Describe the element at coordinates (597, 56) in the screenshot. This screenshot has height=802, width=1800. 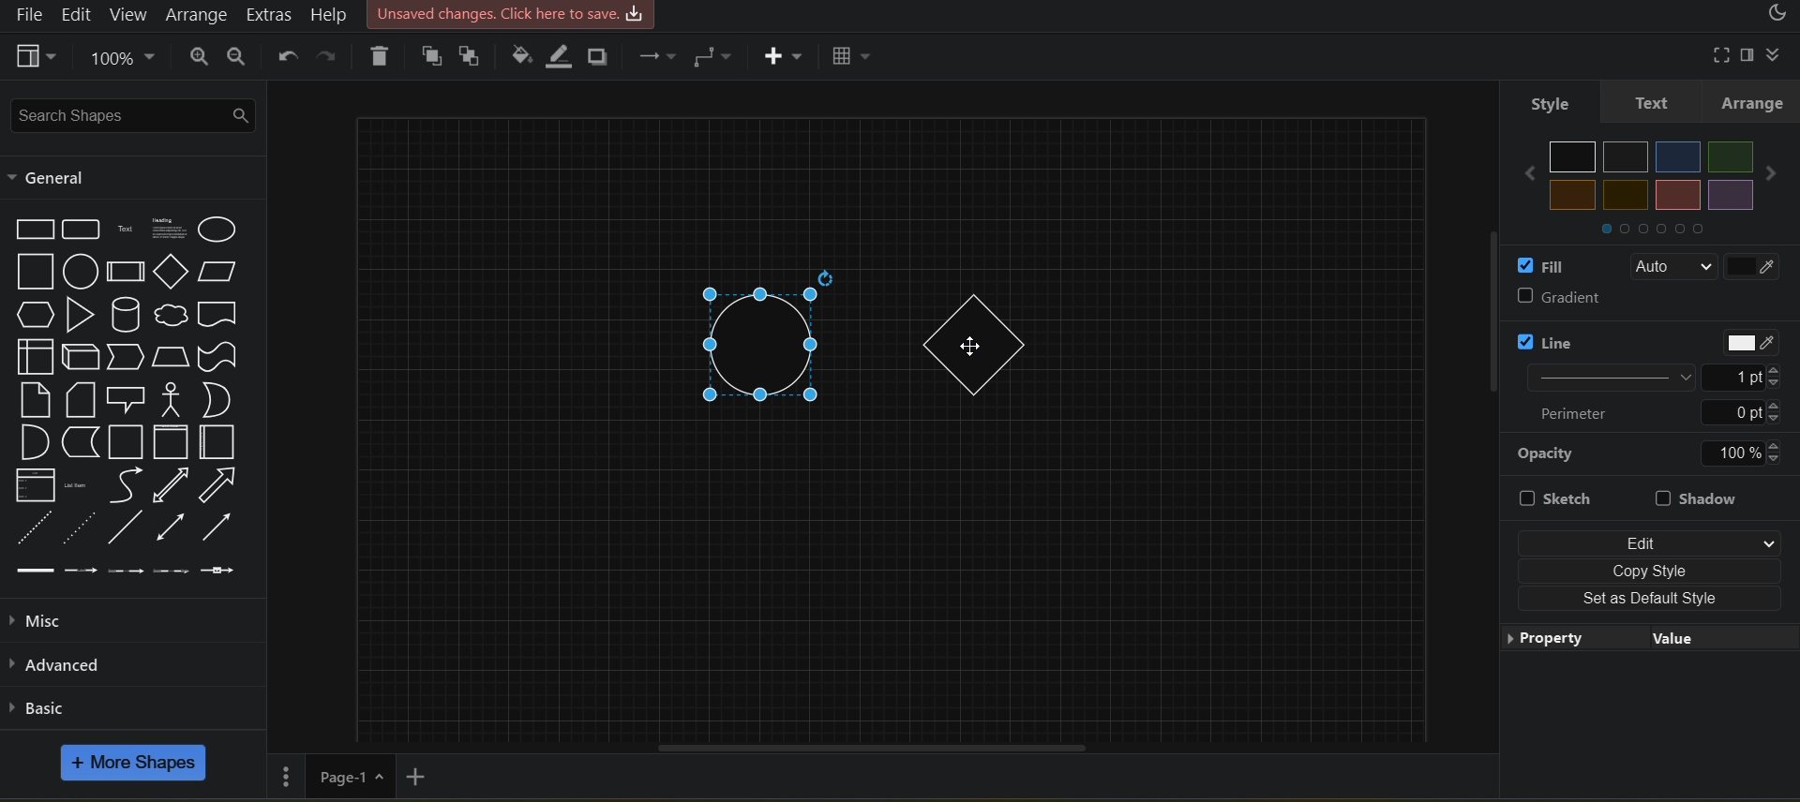
I see `shadow` at that location.